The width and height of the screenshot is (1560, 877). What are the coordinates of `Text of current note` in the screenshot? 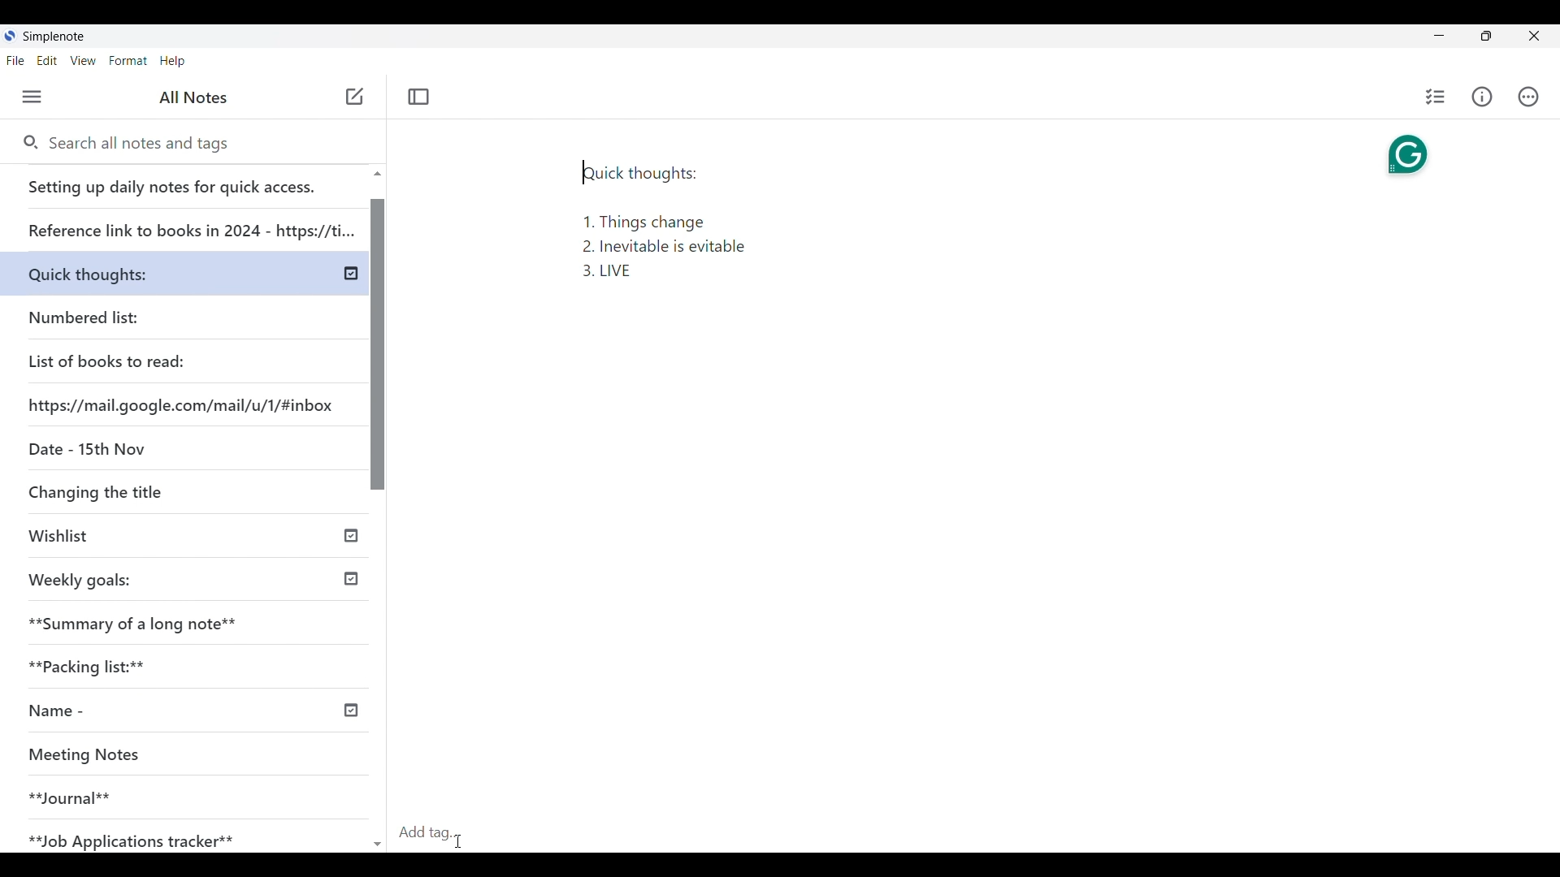 It's located at (668, 219).